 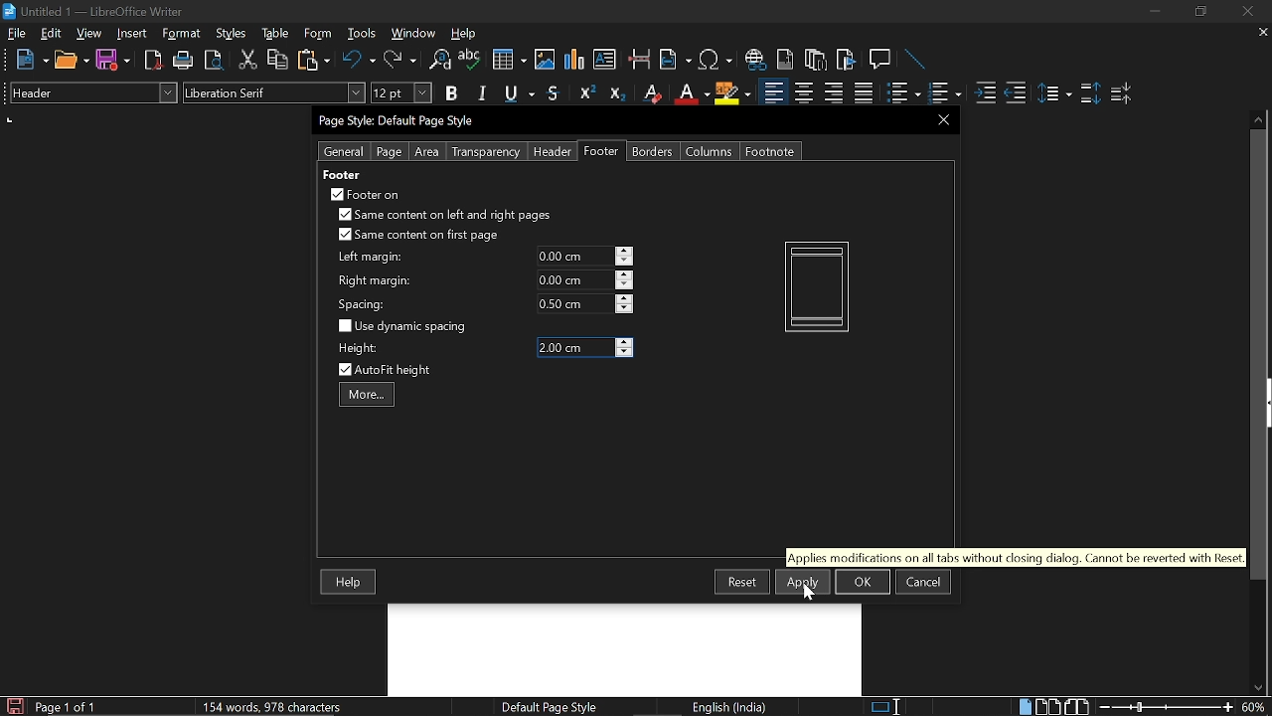 I want to click on Insert endnote, so click(x=785, y=60).